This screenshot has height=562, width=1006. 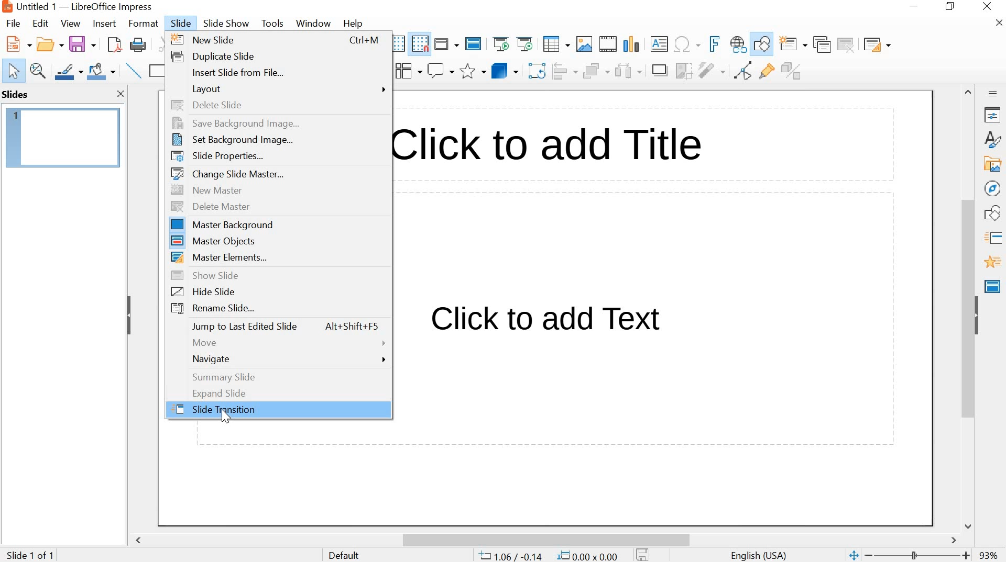 I want to click on SLIDE TRANSITION, so click(x=279, y=410).